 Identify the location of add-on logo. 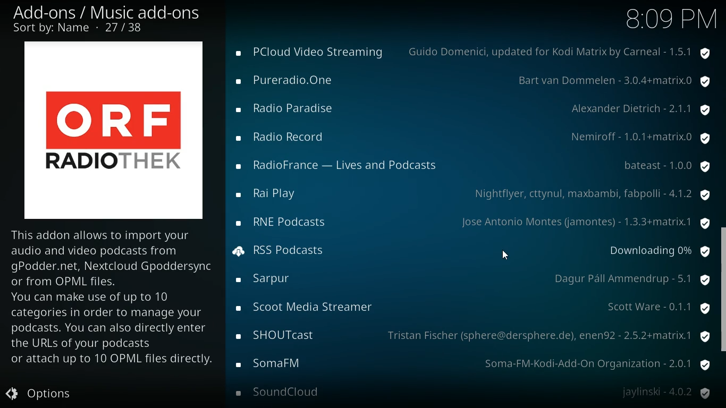
(109, 130).